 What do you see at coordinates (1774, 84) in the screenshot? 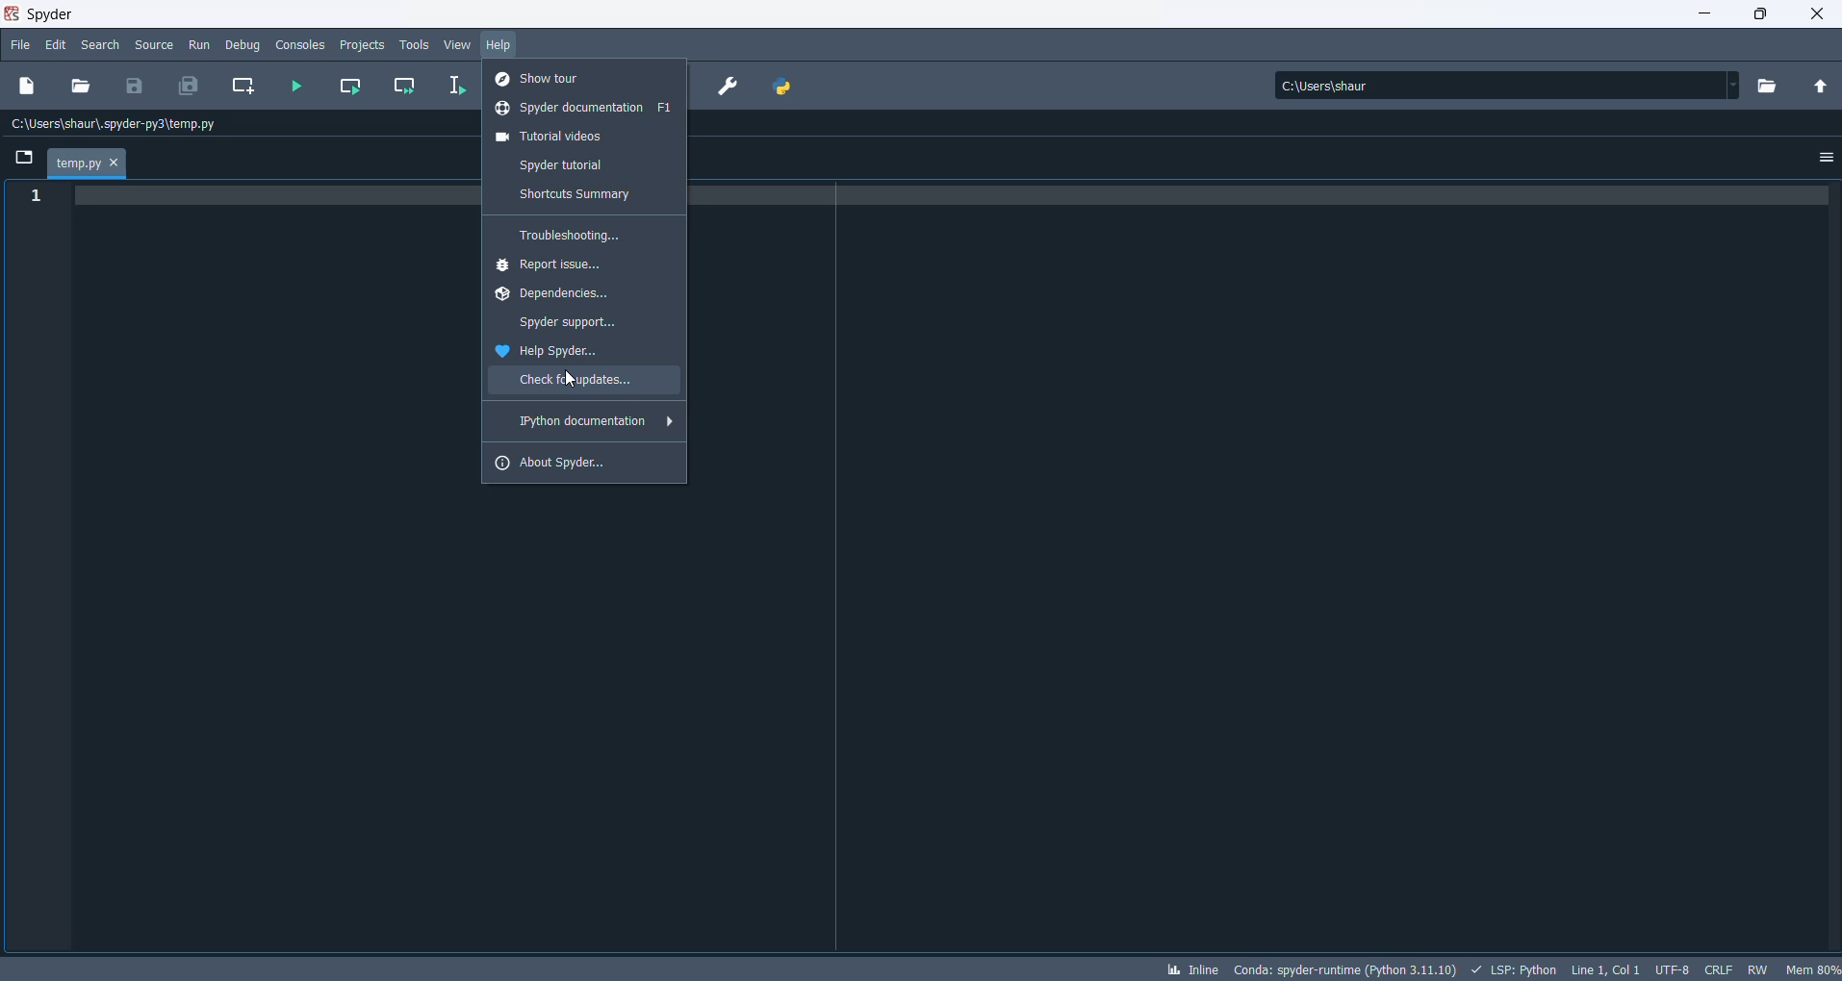
I see `browse directory` at bounding box center [1774, 84].